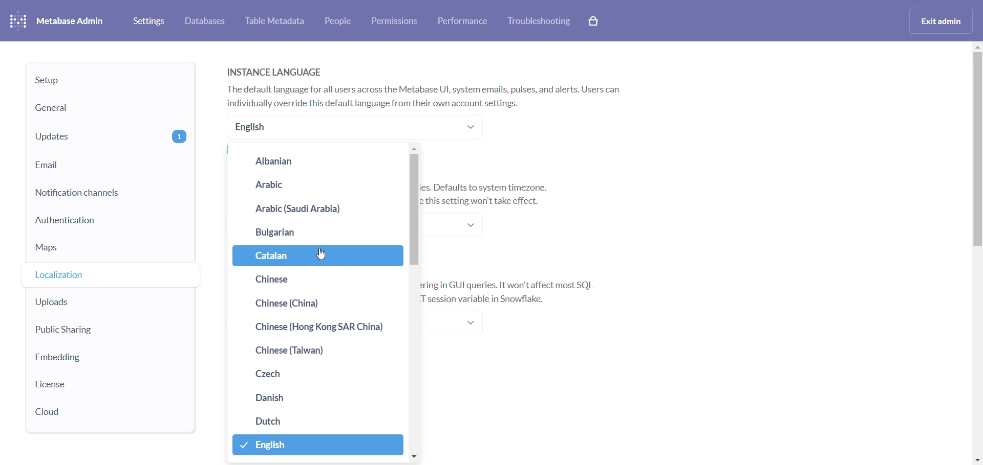 The height and width of the screenshot is (465, 983). Describe the element at coordinates (107, 134) in the screenshot. I see `updates` at that location.